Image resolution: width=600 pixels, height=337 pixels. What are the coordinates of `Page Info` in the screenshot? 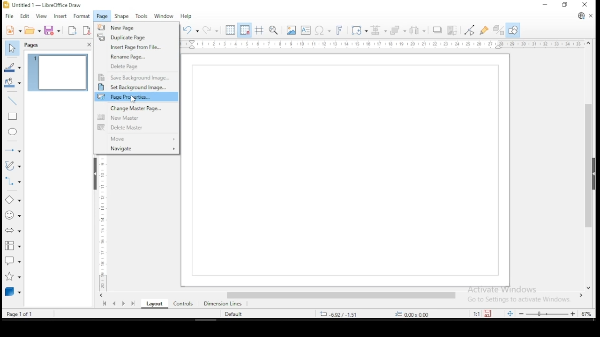 It's located at (27, 314).